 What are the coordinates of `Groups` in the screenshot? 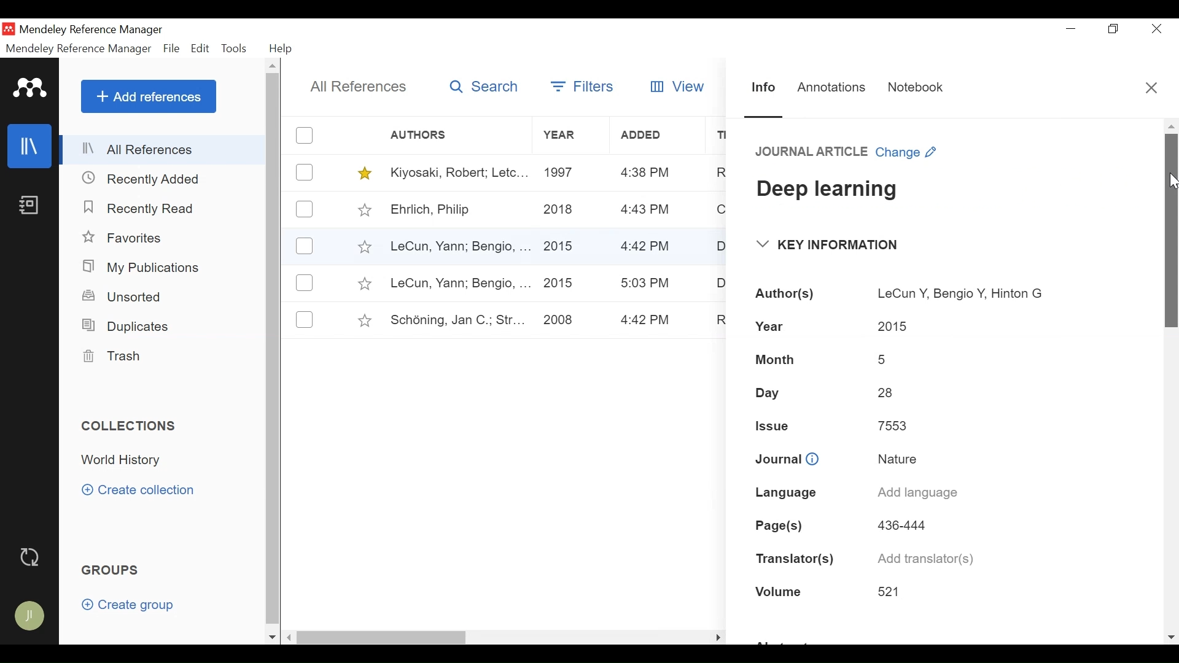 It's located at (113, 571).